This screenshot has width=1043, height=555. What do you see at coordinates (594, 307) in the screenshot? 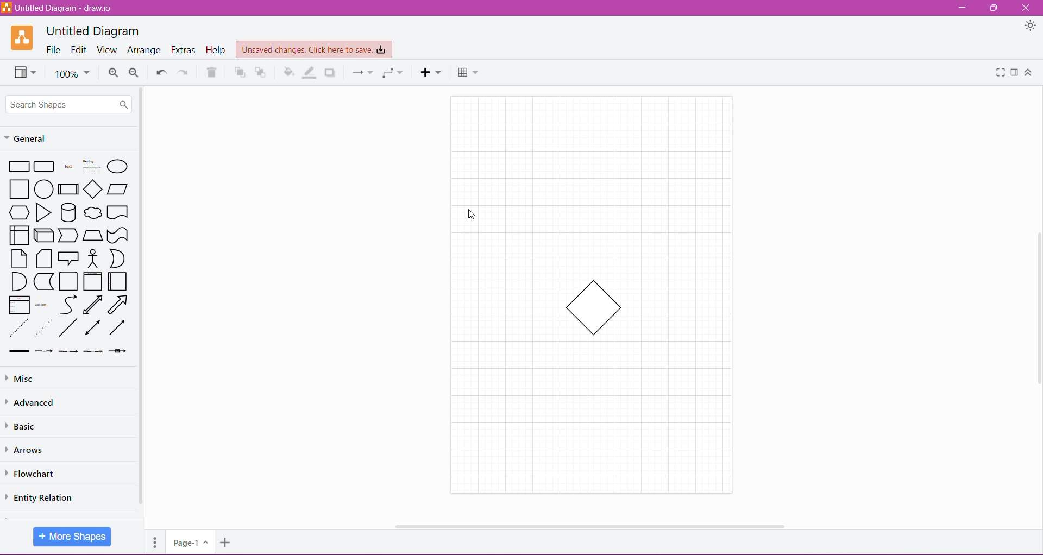
I see `Selected Diamond shape inserted onto the Canvas` at bounding box center [594, 307].